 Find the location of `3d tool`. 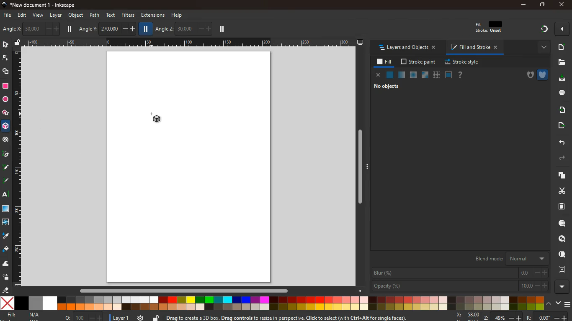

3d tool is located at coordinates (6, 127).